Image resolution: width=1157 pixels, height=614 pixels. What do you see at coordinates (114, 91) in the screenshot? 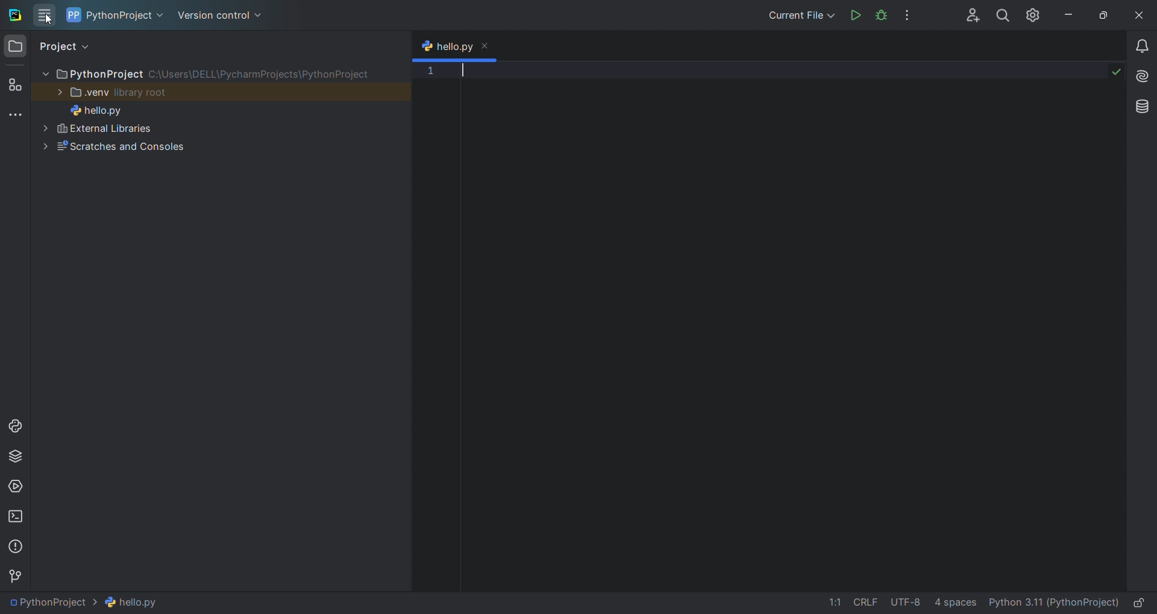
I see `.venv` at bounding box center [114, 91].